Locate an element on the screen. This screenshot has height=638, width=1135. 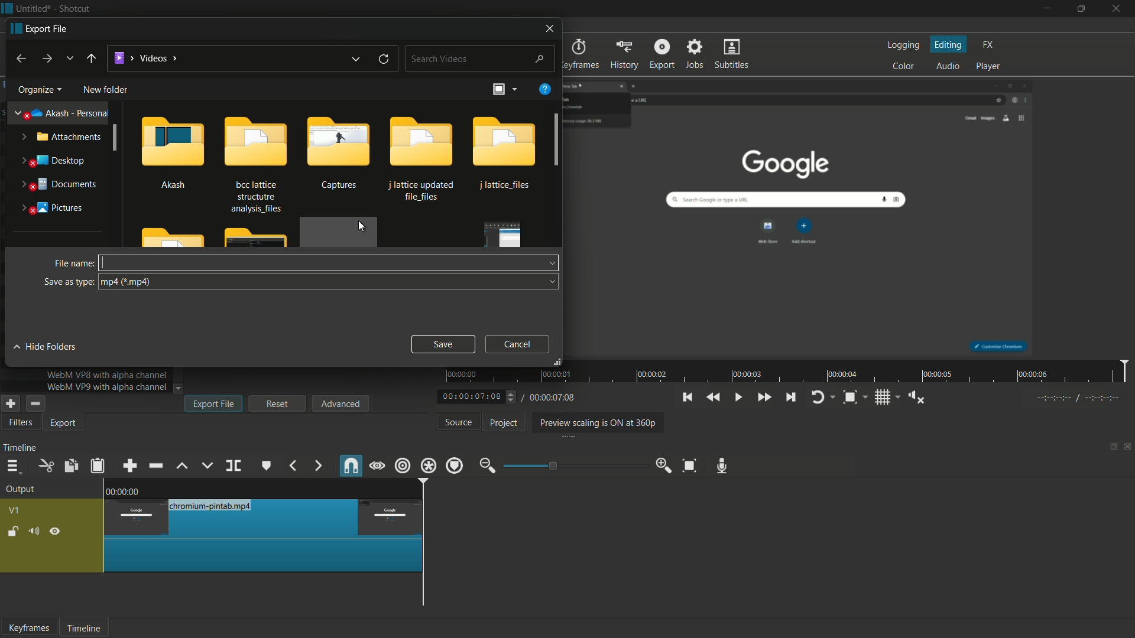
zoom out is located at coordinates (487, 467).